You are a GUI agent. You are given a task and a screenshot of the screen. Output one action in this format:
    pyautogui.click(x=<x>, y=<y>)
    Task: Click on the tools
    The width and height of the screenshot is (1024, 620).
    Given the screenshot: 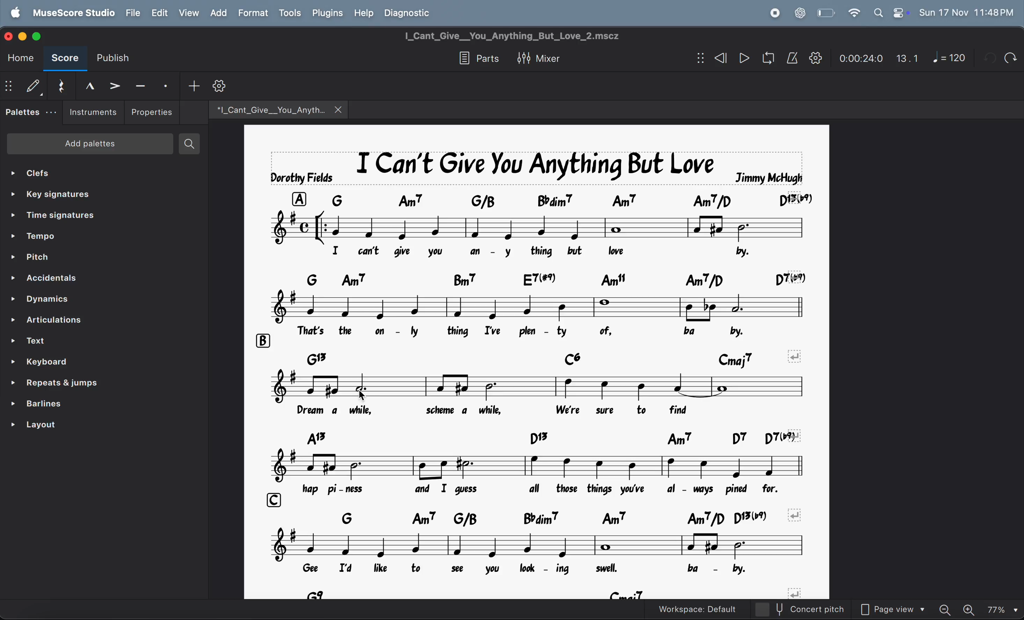 What is the action you would take?
    pyautogui.click(x=290, y=13)
    